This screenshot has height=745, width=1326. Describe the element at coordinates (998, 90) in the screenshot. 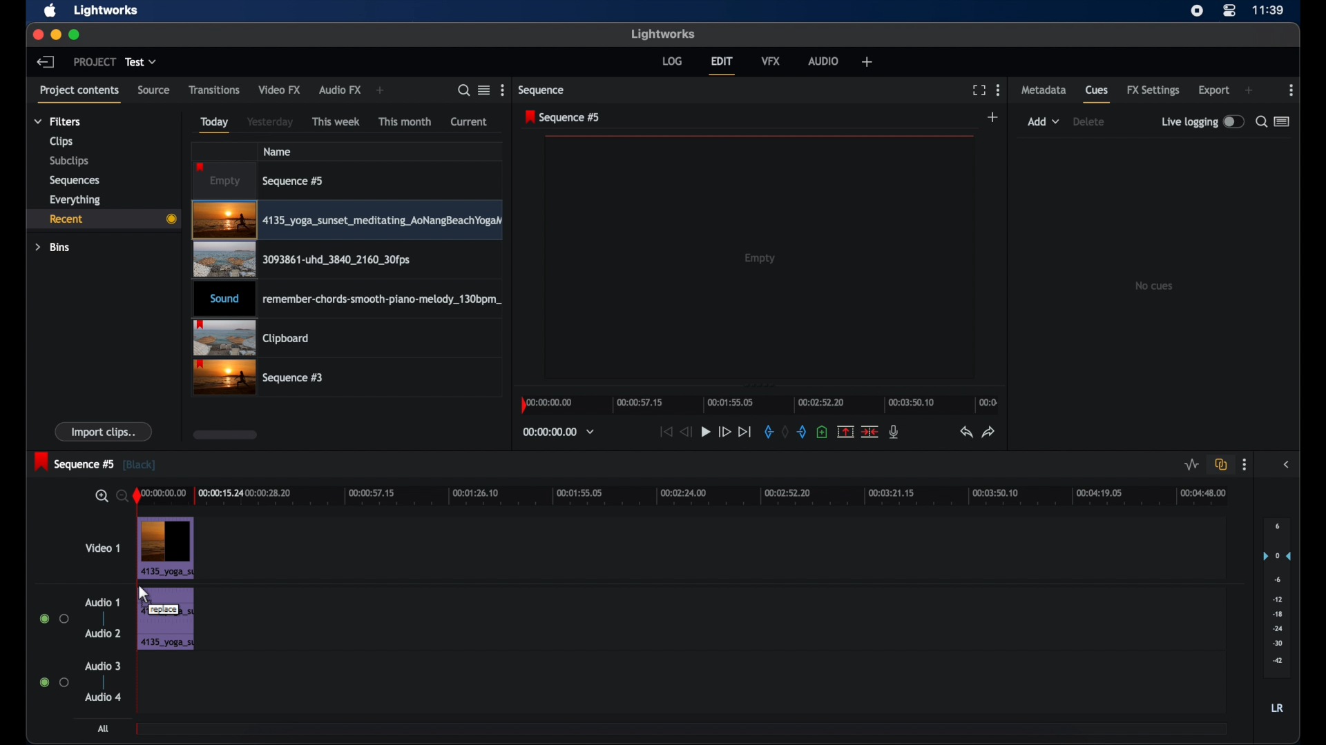

I see `more options` at that location.